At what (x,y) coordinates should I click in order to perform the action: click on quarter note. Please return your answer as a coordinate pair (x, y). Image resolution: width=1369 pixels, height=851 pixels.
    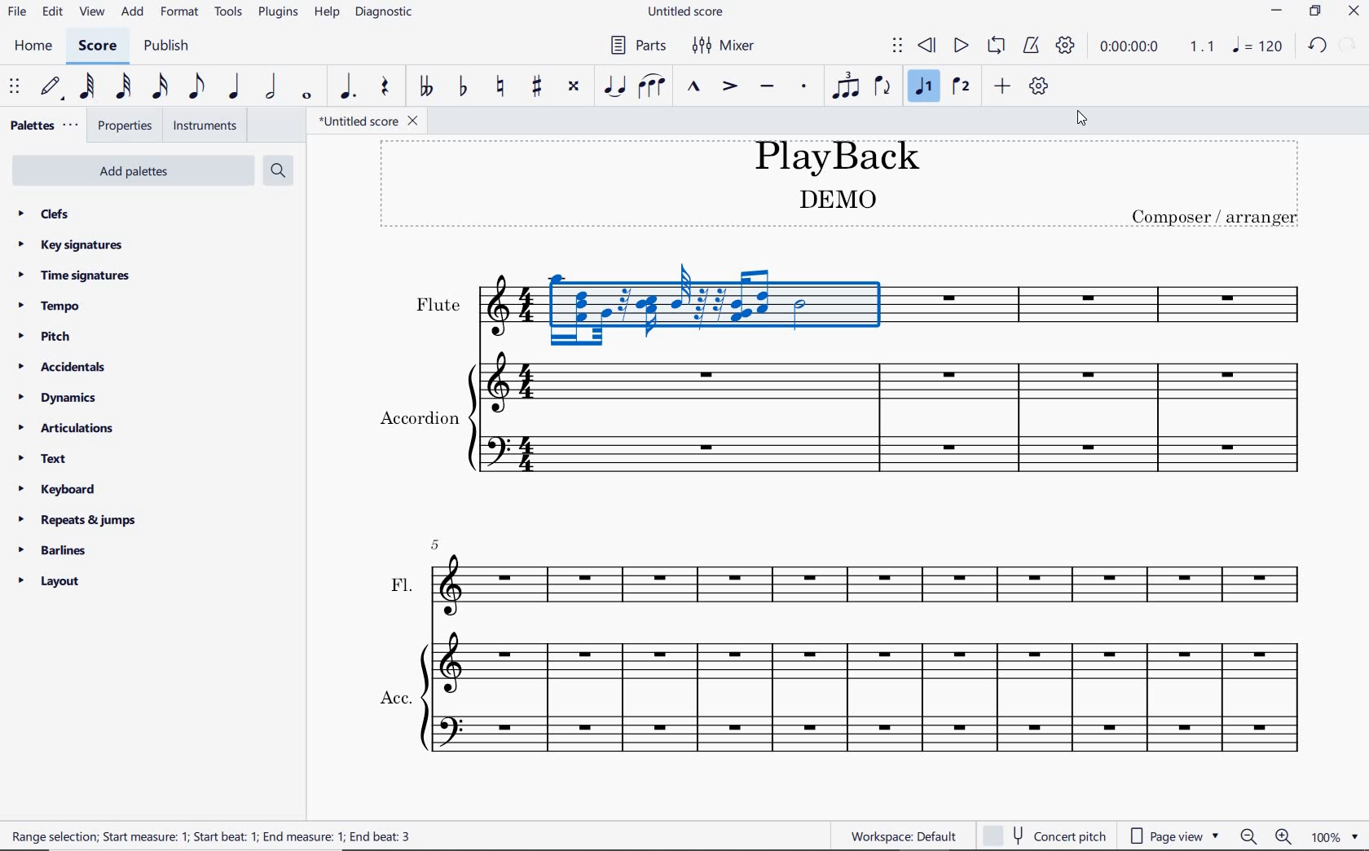
    Looking at the image, I should click on (234, 87).